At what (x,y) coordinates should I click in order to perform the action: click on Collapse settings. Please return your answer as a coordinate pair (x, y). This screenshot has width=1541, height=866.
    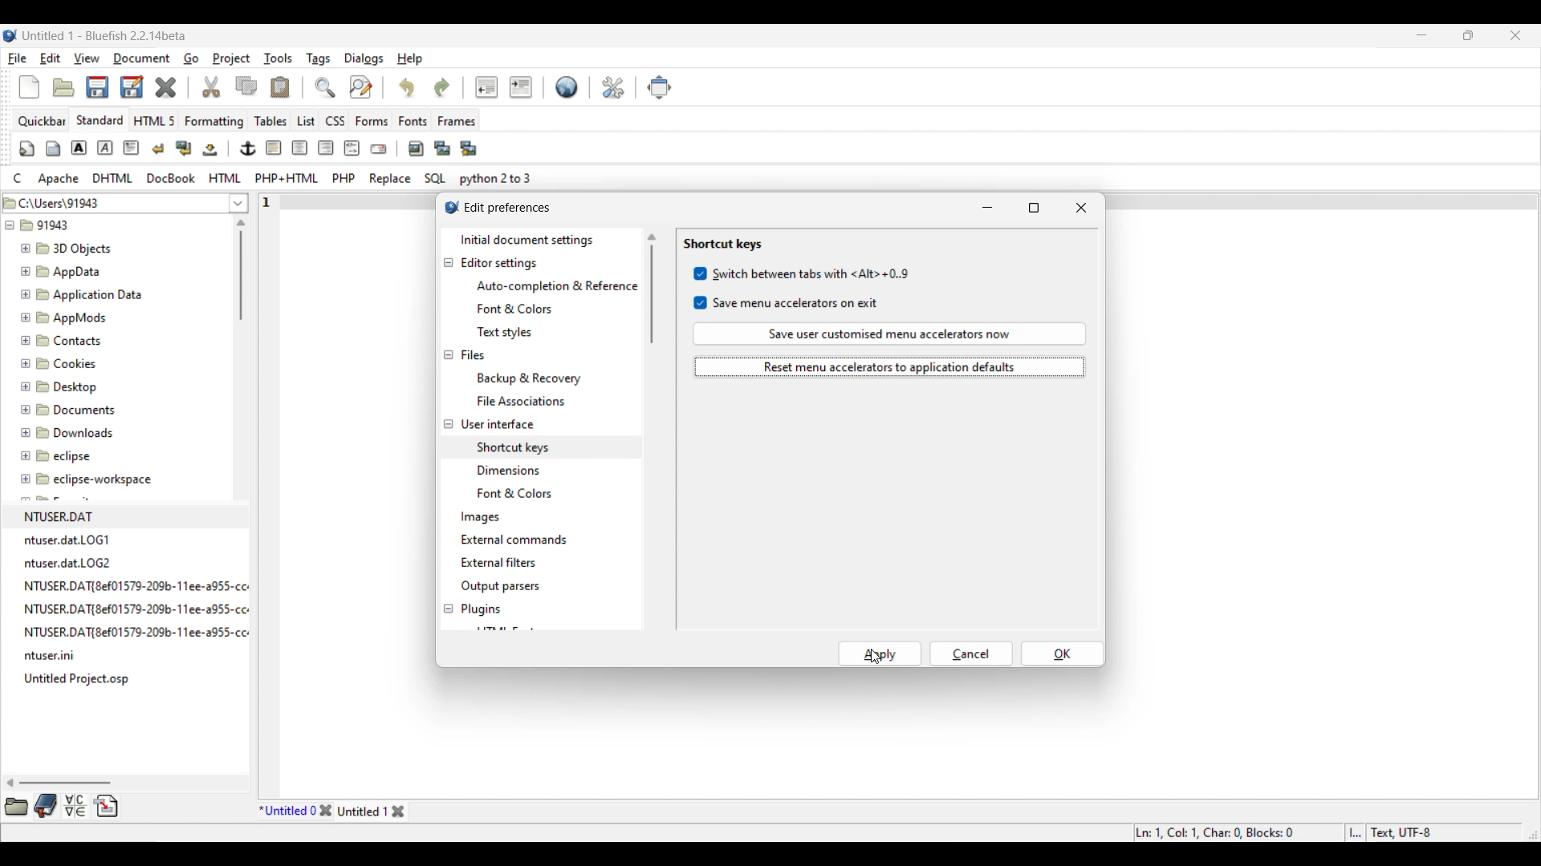
    Looking at the image, I should click on (448, 436).